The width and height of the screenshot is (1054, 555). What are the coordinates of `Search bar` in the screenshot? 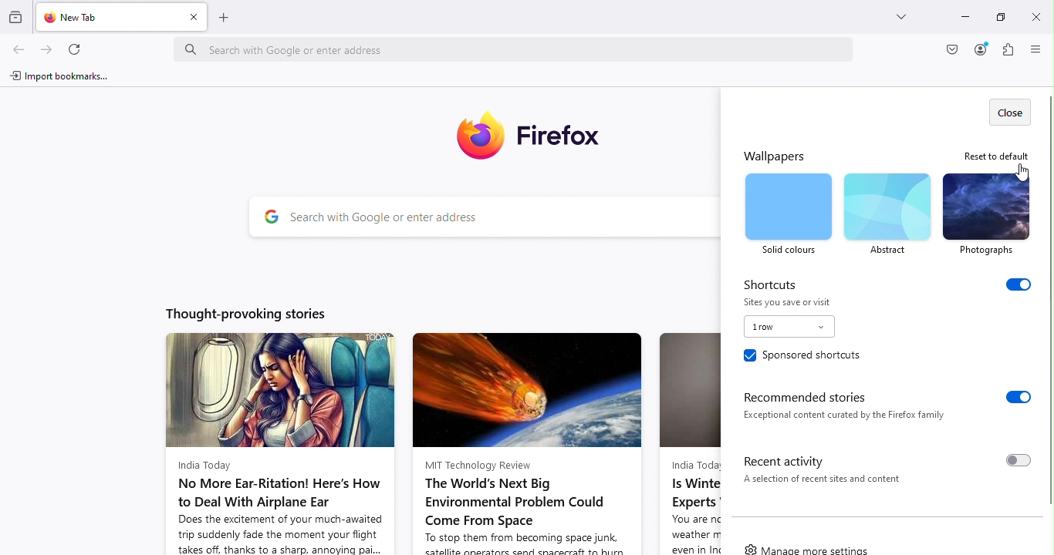 It's located at (519, 45).